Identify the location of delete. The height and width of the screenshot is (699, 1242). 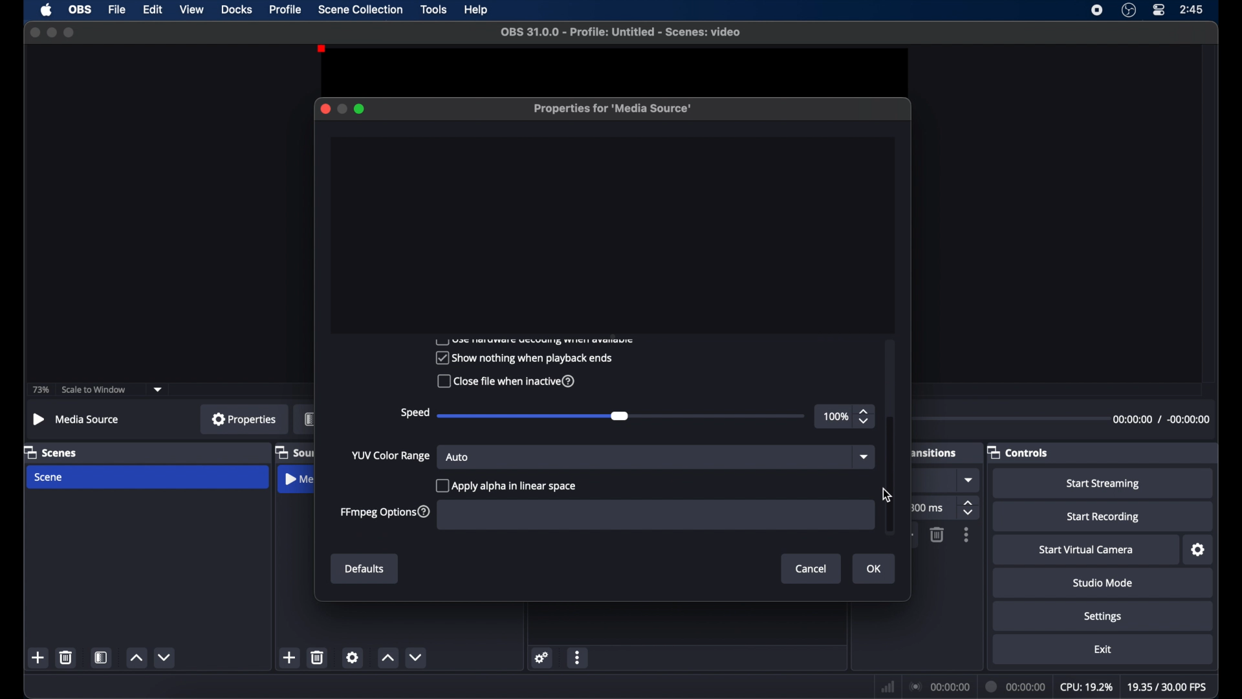
(318, 657).